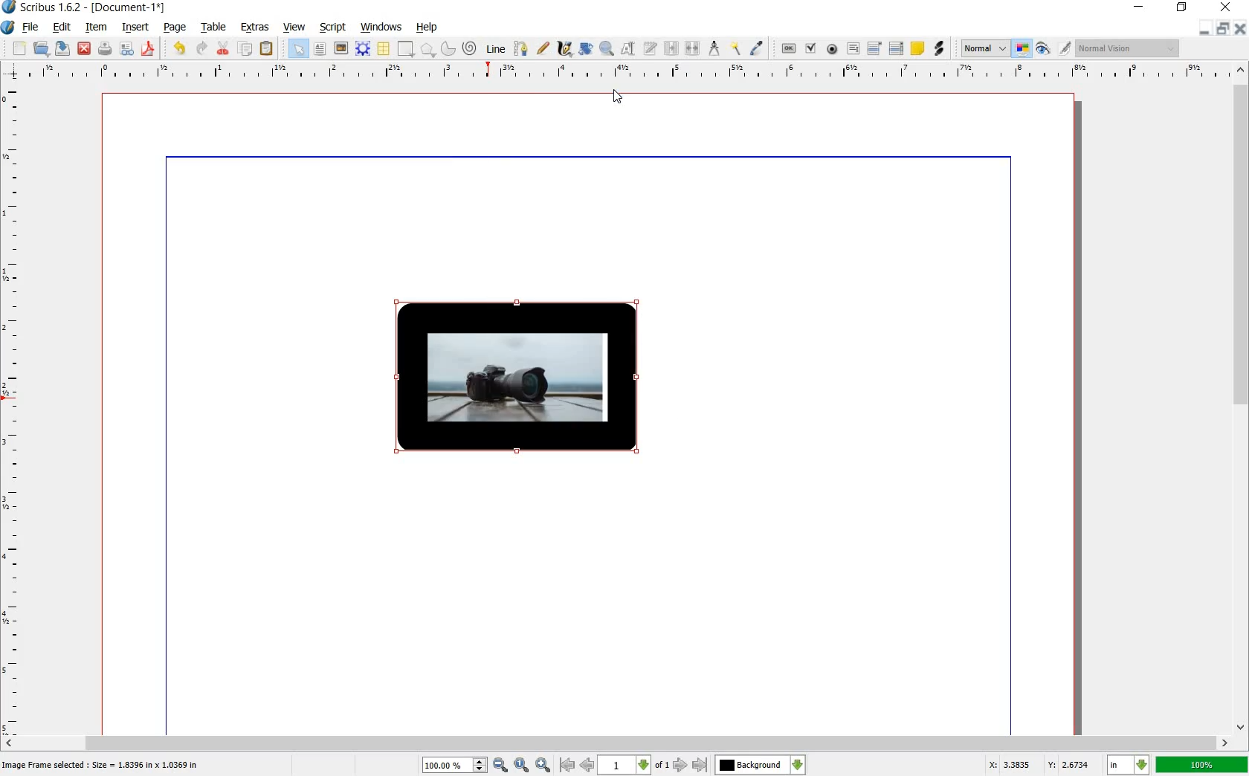 This screenshot has width=1249, height=776. What do you see at coordinates (735, 48) in the screenshot?
I see `copy item properties` at bounding box center [735, 48].